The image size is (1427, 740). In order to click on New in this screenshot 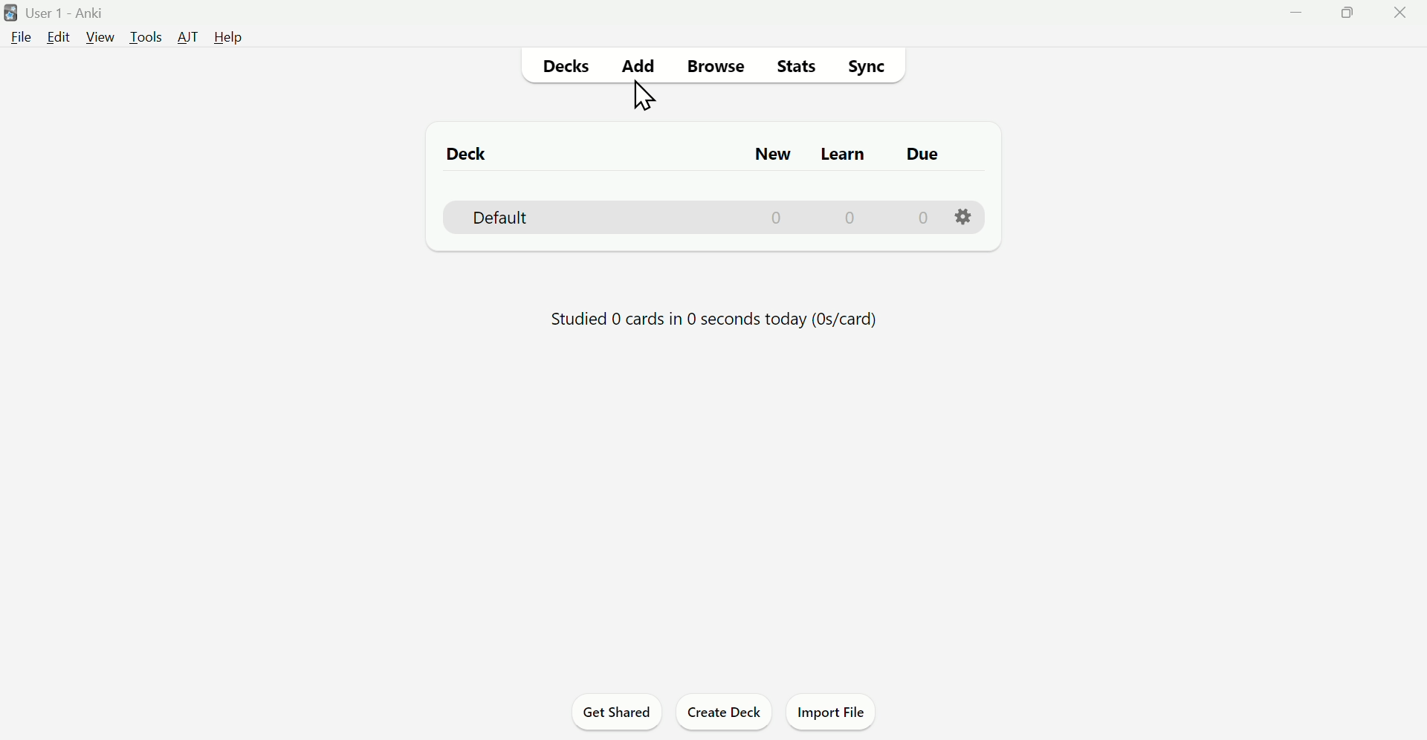, I will do `click(768, 152)`.